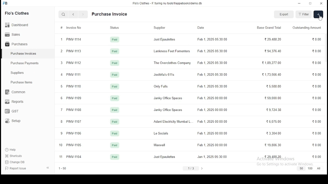 Image resolution: width=328 pixels, height=184 pixels. What do you see at coordinates (115, 86) in the screenshot?
I see `paid` at bounding box center [115, 86].